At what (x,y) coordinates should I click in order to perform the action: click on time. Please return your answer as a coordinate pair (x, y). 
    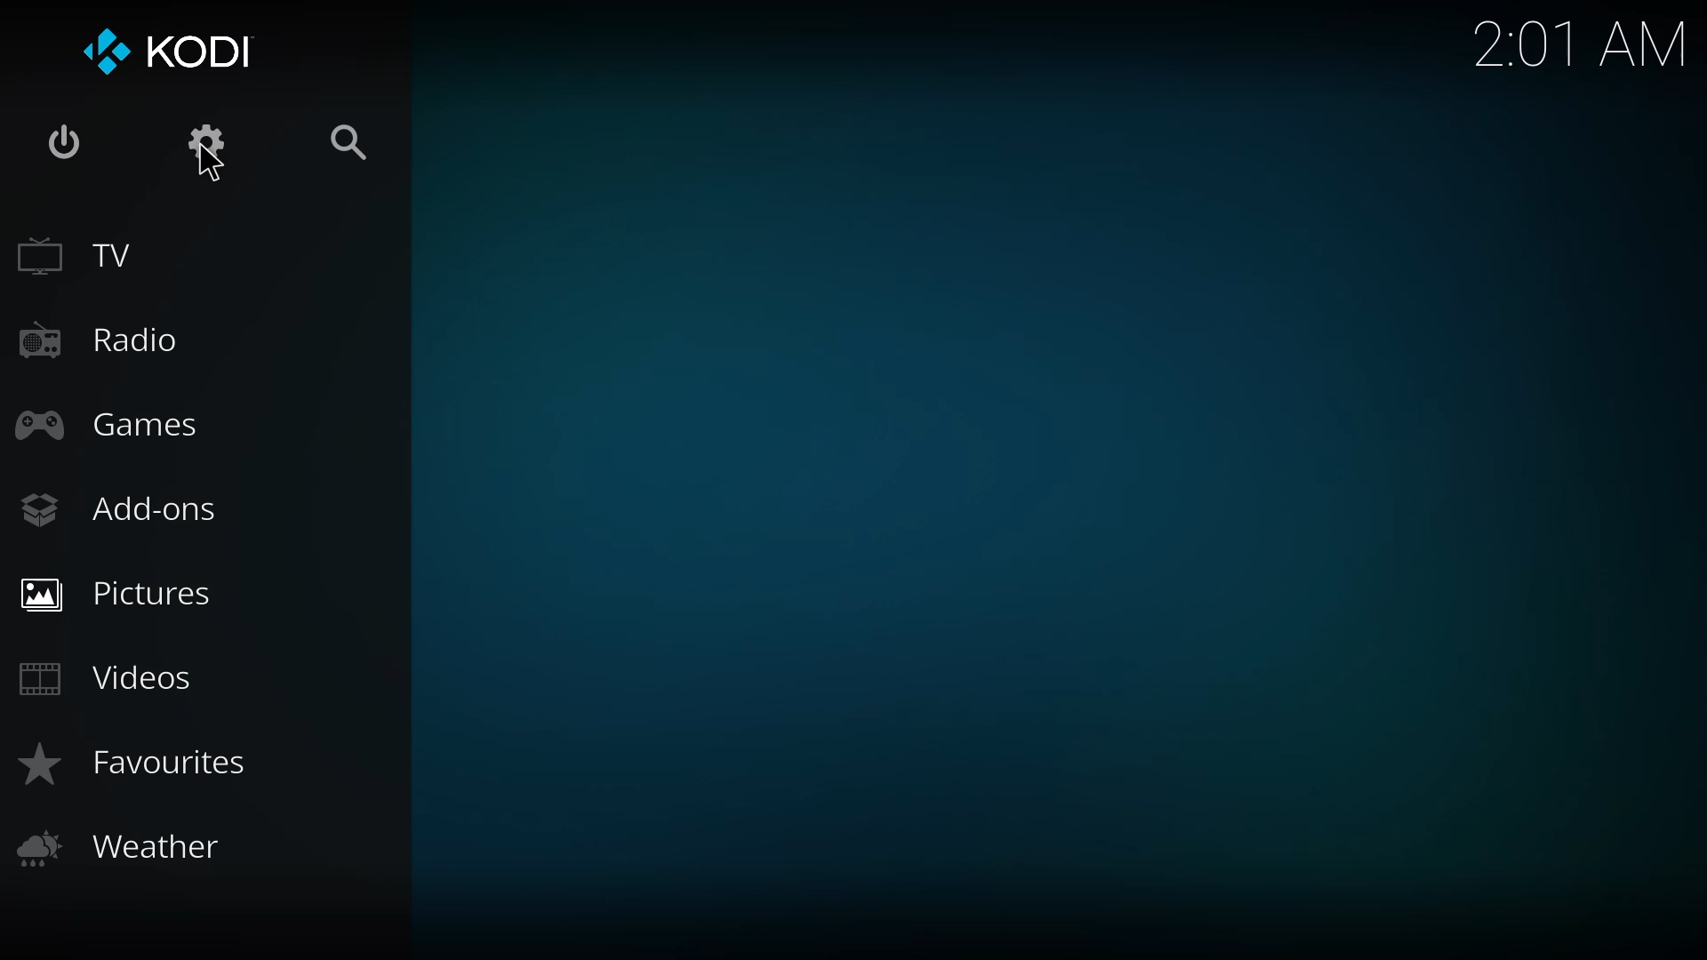
    Looking at the image, I should click on (1571, 44).